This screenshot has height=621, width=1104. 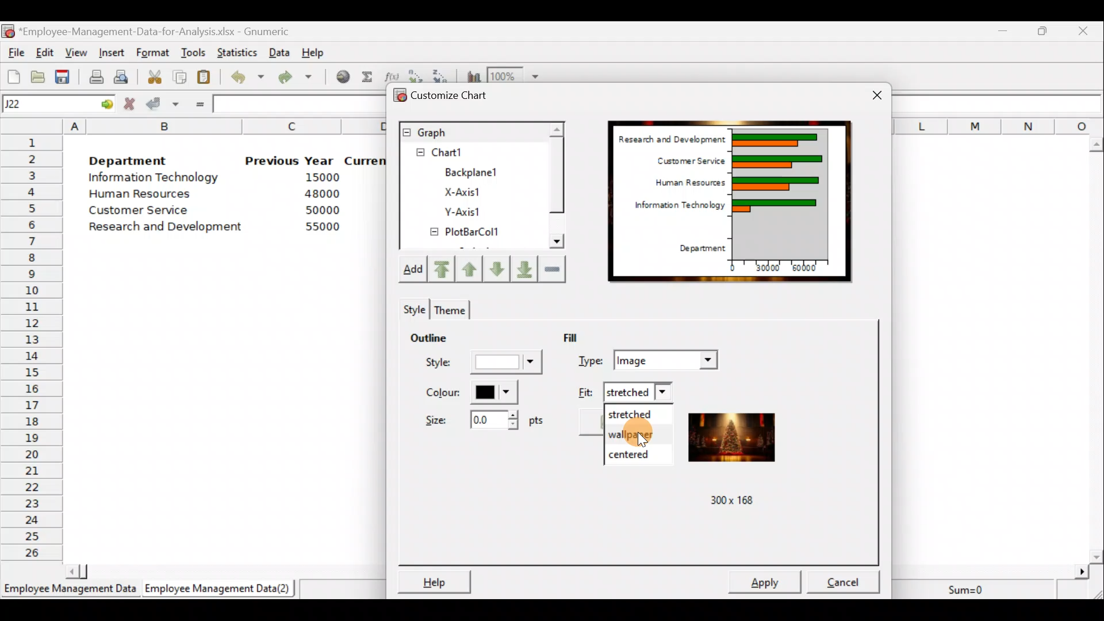 I want to click on Print current file, so click(x=94, y=75).